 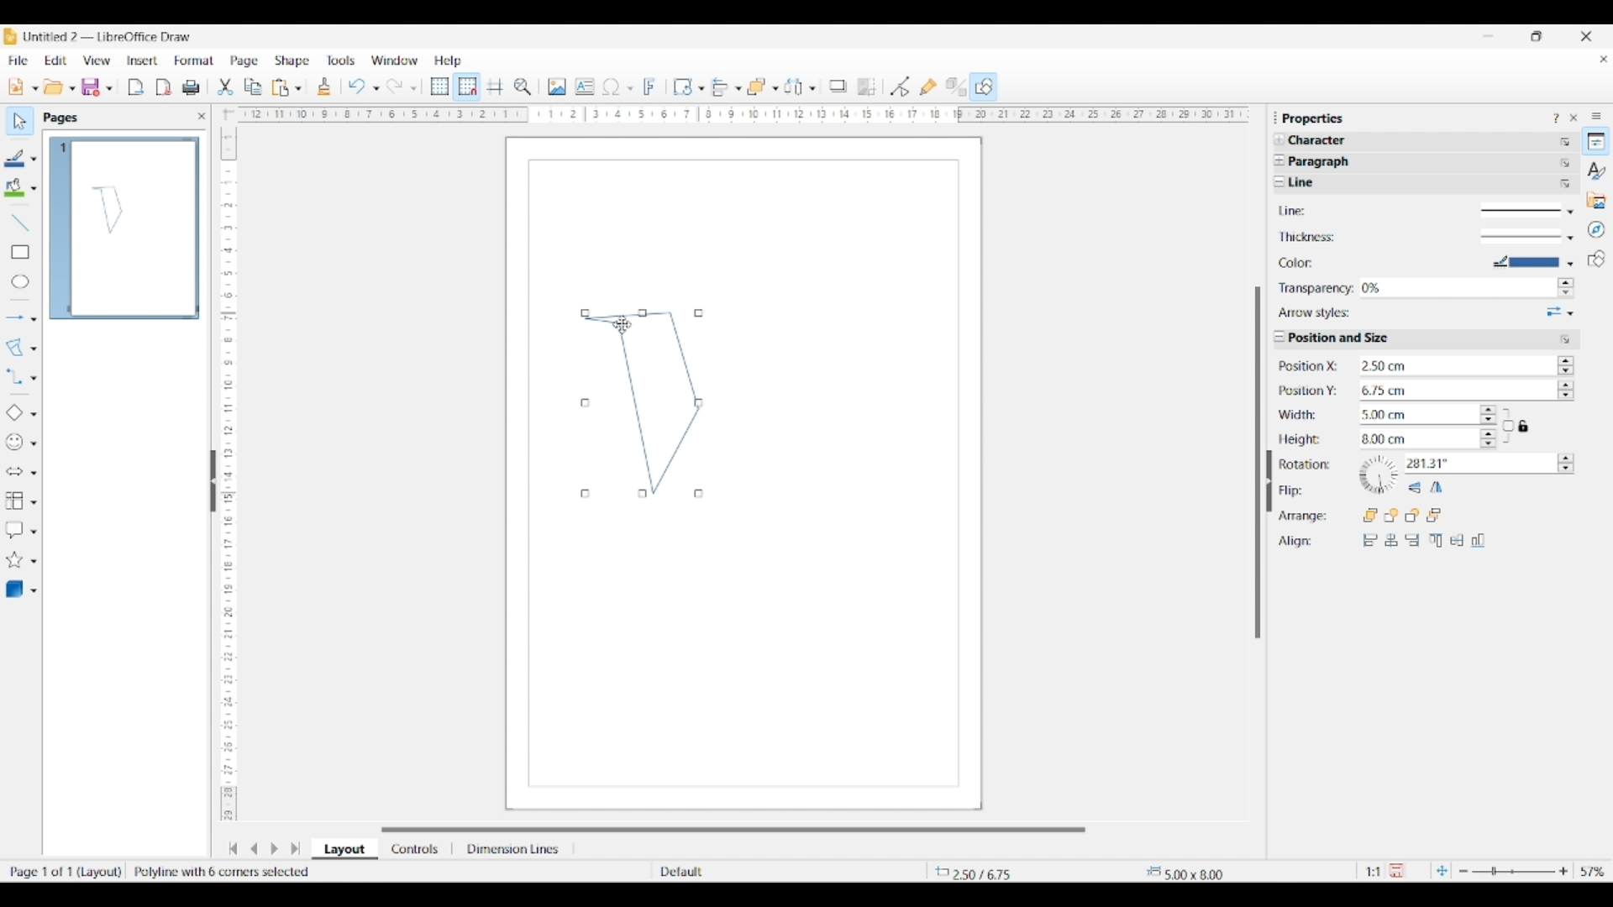 What do you see at coordinates (794, 87) in the screenshot?
I see `Chosen select object to distribute` at bounding box center [794, 87].